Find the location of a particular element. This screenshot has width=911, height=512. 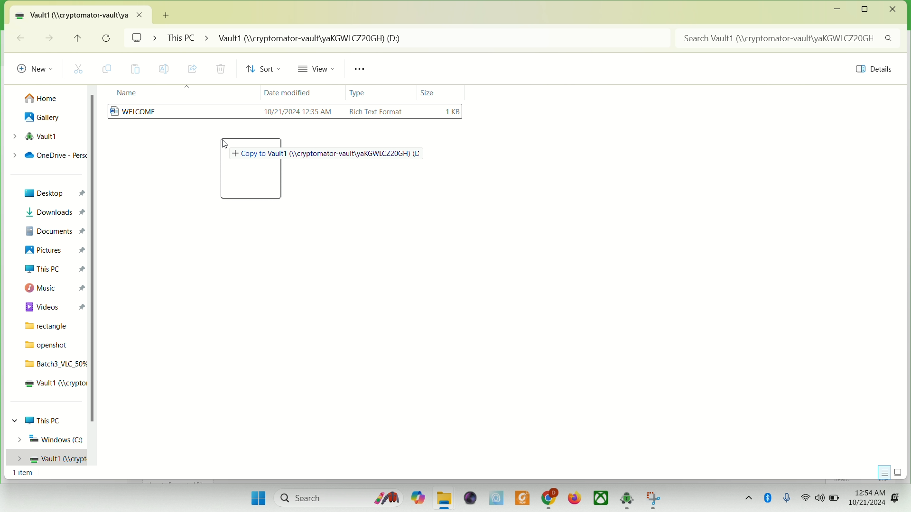

openshot is located at coordinates (44, 346).